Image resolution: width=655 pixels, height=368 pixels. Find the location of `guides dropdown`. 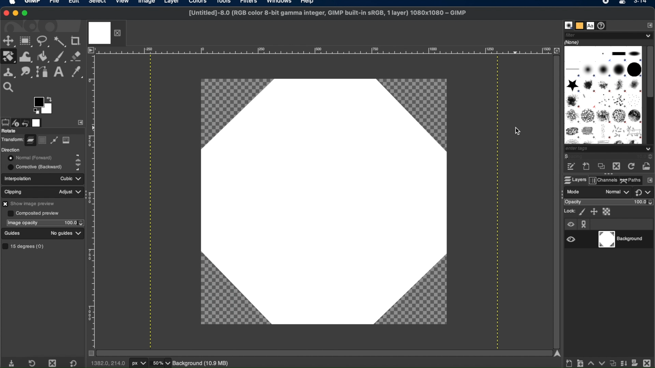

guides dropdown is located at coordinates (79, 233).